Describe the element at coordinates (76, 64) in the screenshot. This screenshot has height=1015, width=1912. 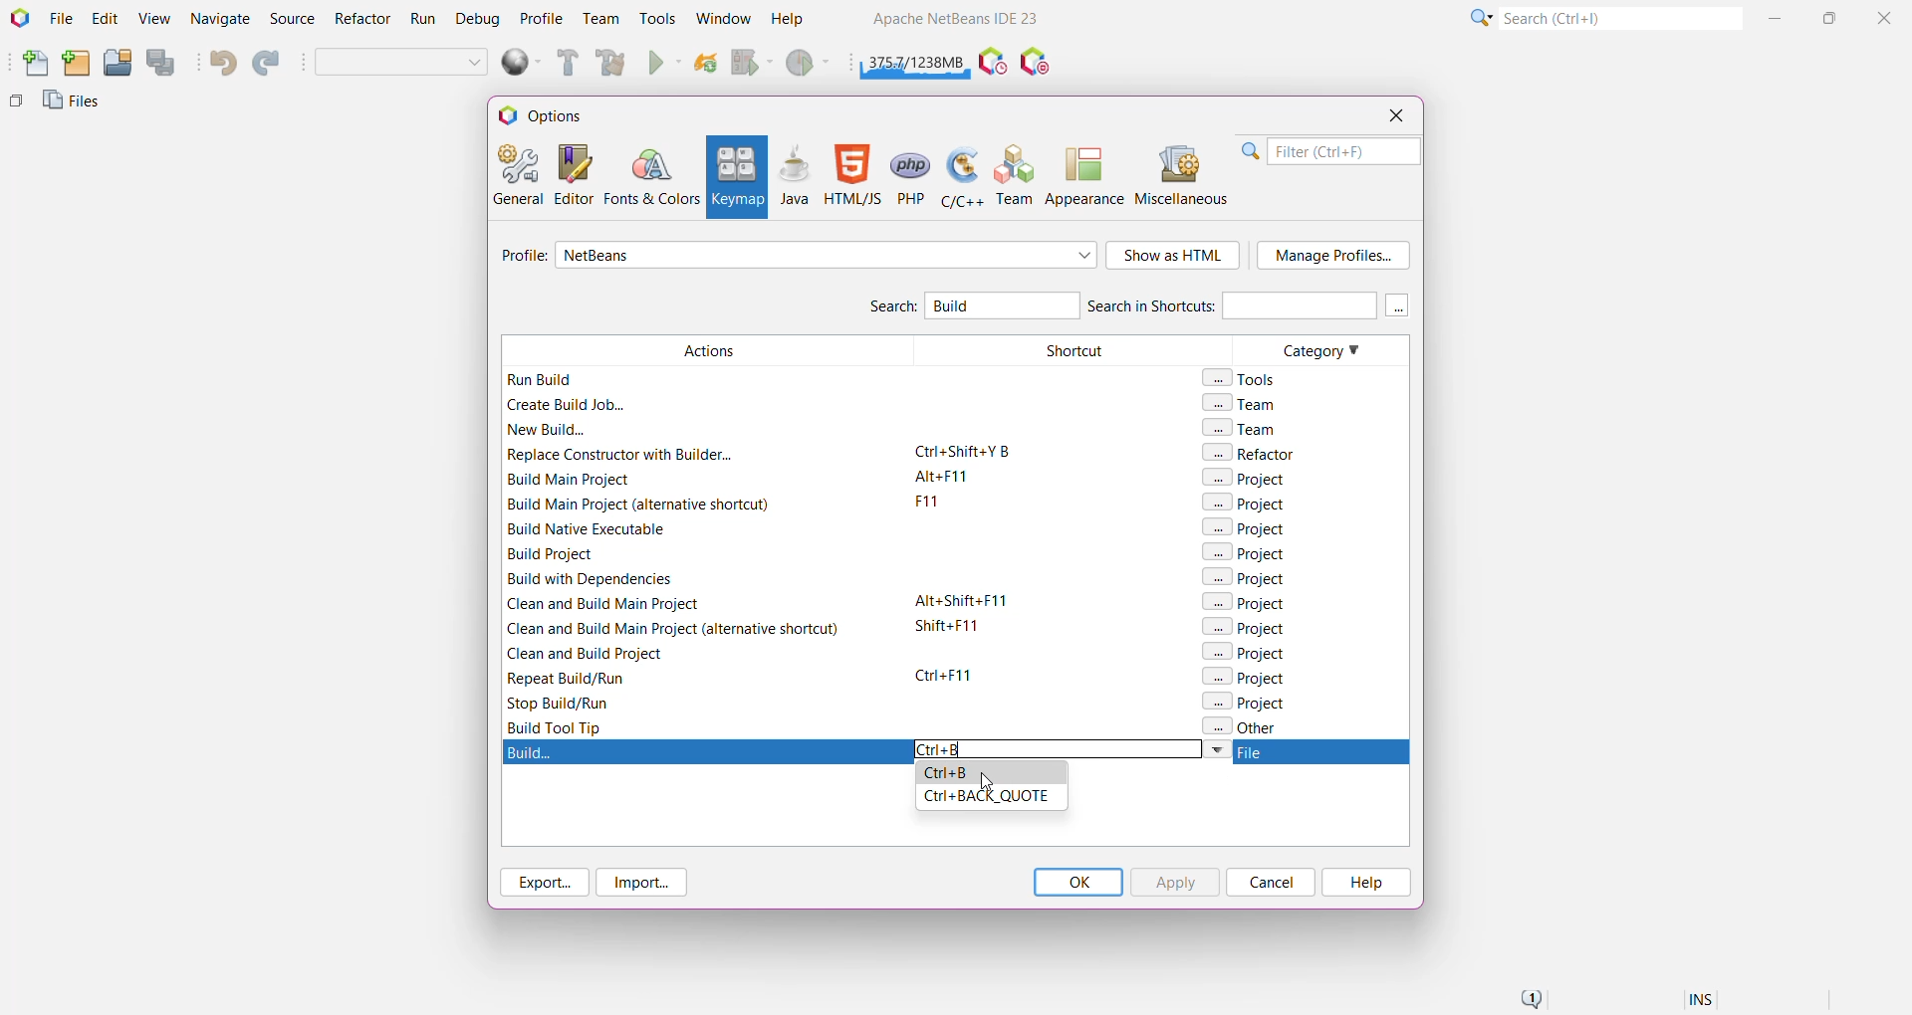
I see `New Project` at that location.